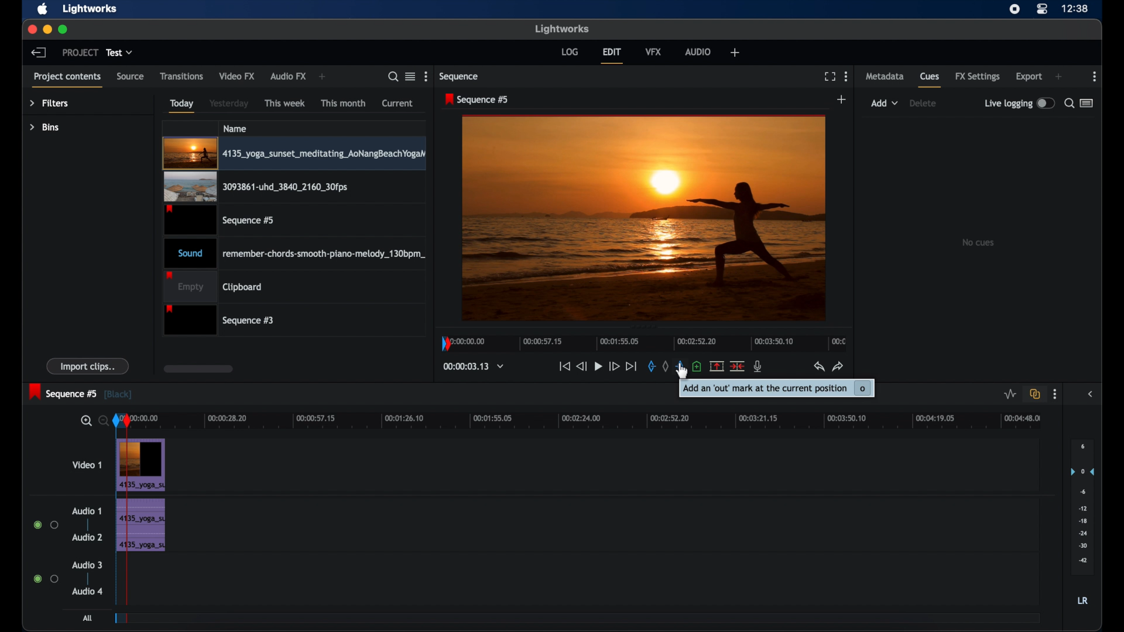  What do you see at coordinates (1010, 394) in the screenshot?
I see `toggle audio level editing` at bounding box center [1010, 394].